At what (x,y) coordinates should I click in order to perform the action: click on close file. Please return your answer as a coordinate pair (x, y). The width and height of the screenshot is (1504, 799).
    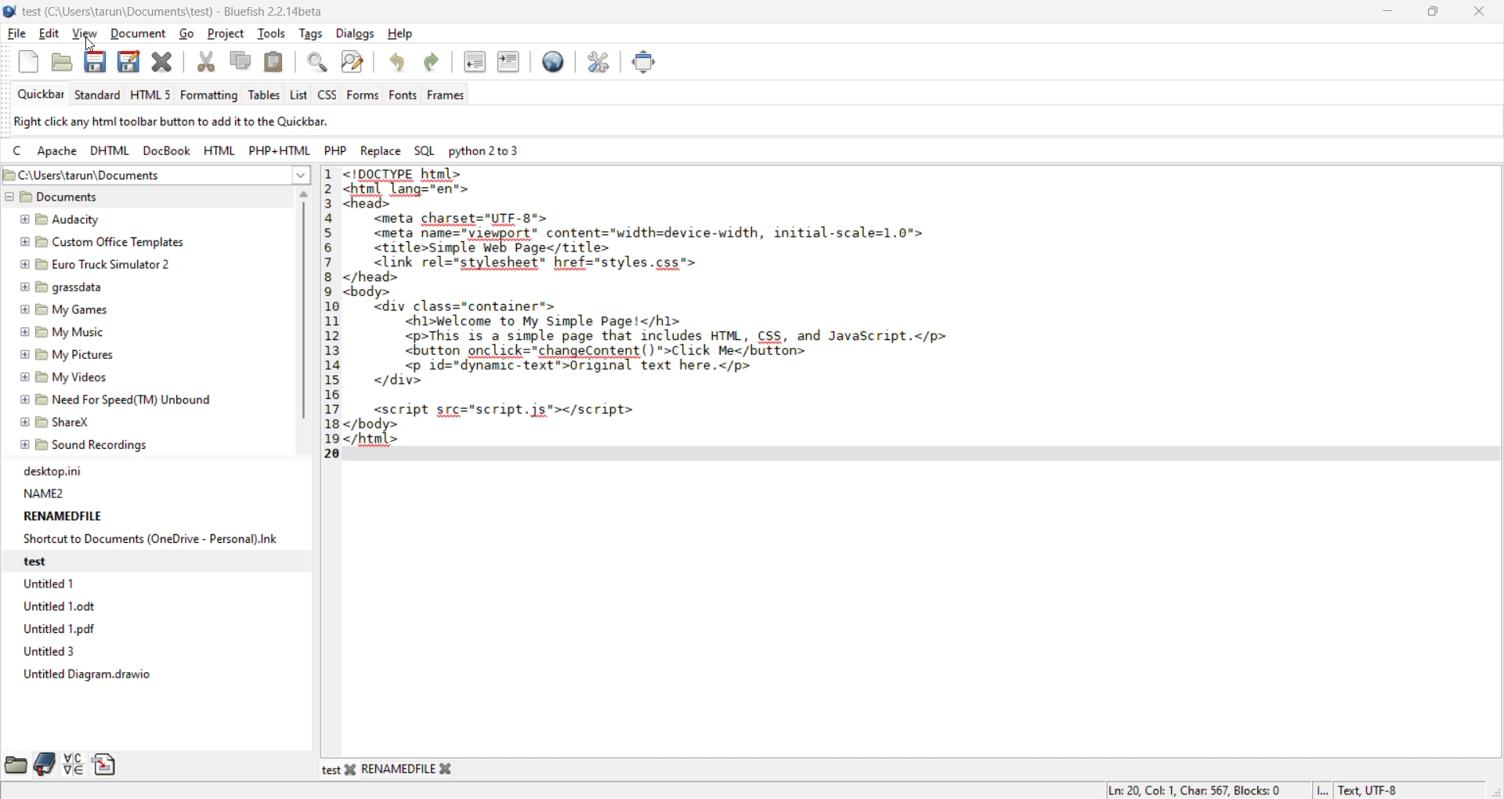
    Looking at the image, I should click on (165, 65).